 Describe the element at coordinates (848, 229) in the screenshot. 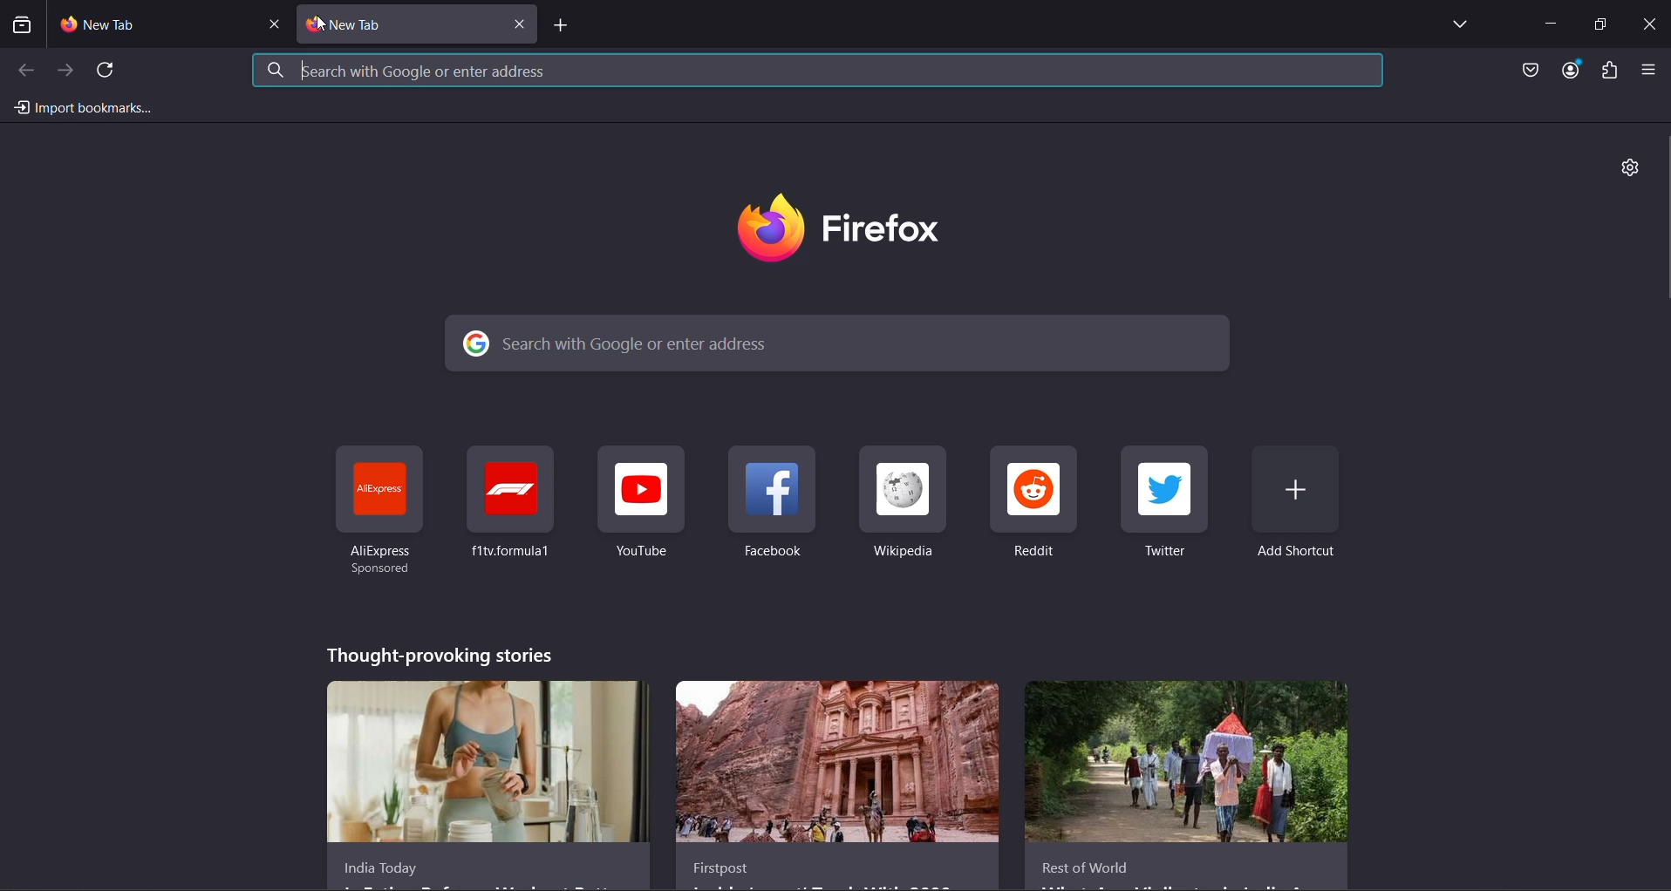

I see `logo` at that location.